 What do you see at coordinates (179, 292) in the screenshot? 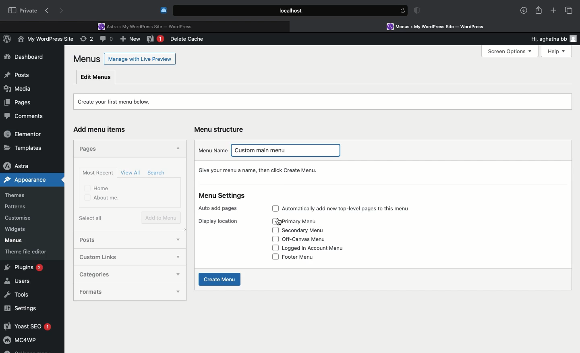
I see `show` at bounding box center [179, 292].